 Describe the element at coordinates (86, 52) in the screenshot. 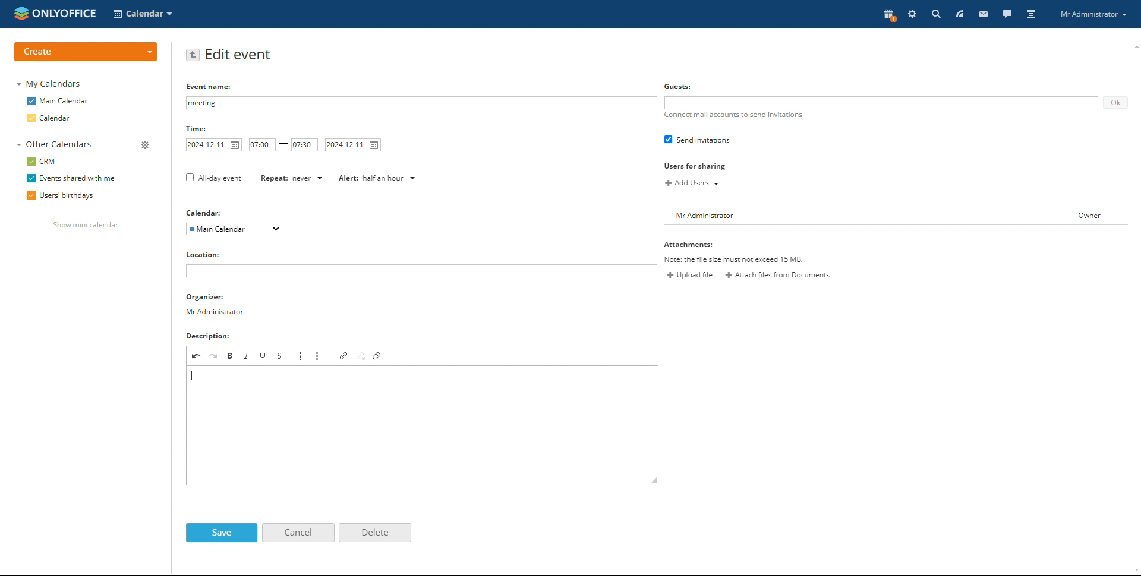

I see `create` at that location.